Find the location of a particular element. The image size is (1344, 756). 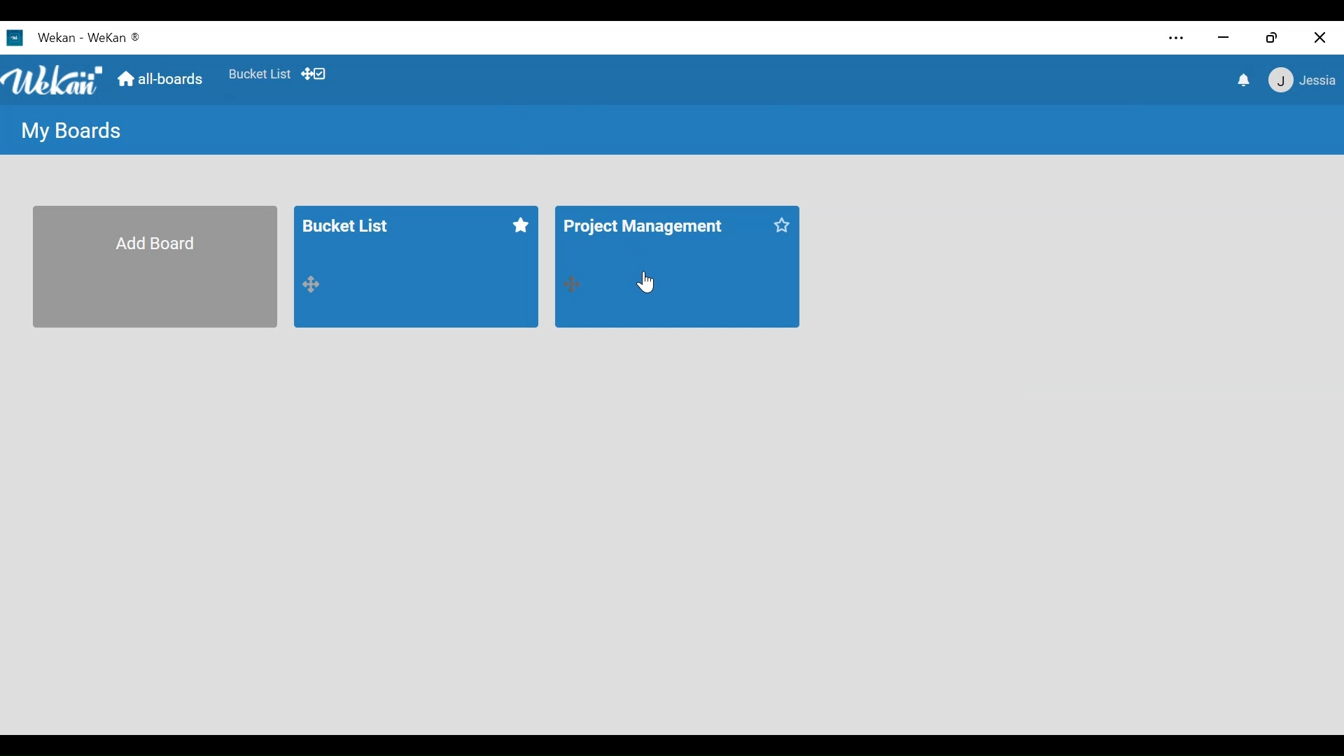

notifications is located at coordinates (1241, 81).